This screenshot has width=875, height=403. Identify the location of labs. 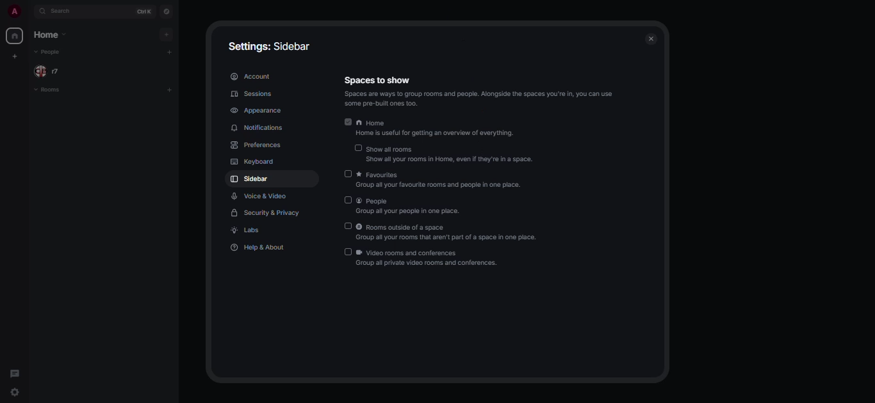
(247, 231).